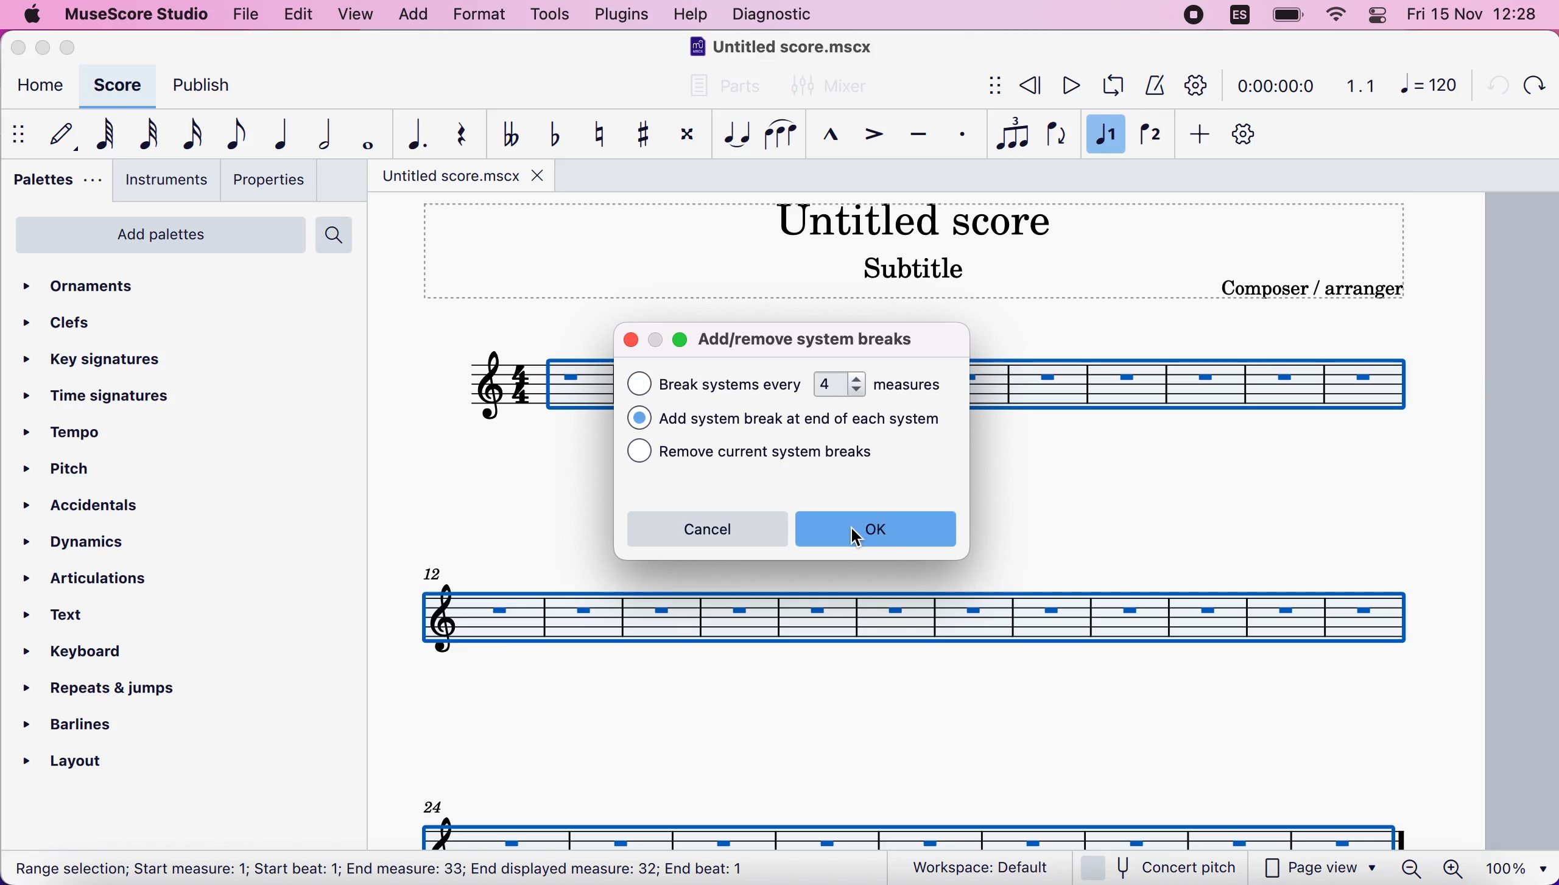 Image resolution: width=1559 pixels, height=885 pixels. I want to click on redo, so click(1533, 85).